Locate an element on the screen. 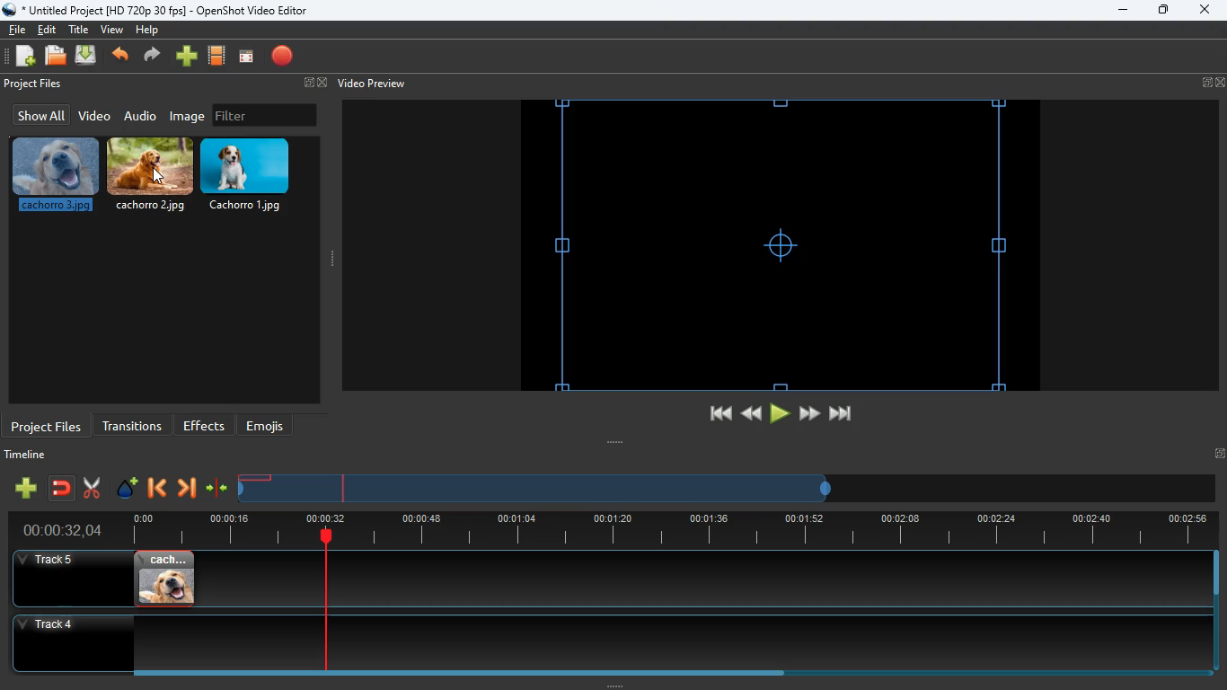 Image resolution: width=1227 pixels, height=690 pixels. files is located at coordinates (57, 57).